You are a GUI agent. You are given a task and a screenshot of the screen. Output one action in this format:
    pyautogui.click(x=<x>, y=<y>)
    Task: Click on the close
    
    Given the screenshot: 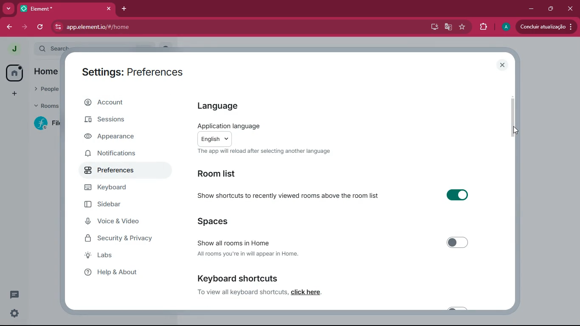 What is the action you would take?
    pyautogui.click(x=571, y=10)
    